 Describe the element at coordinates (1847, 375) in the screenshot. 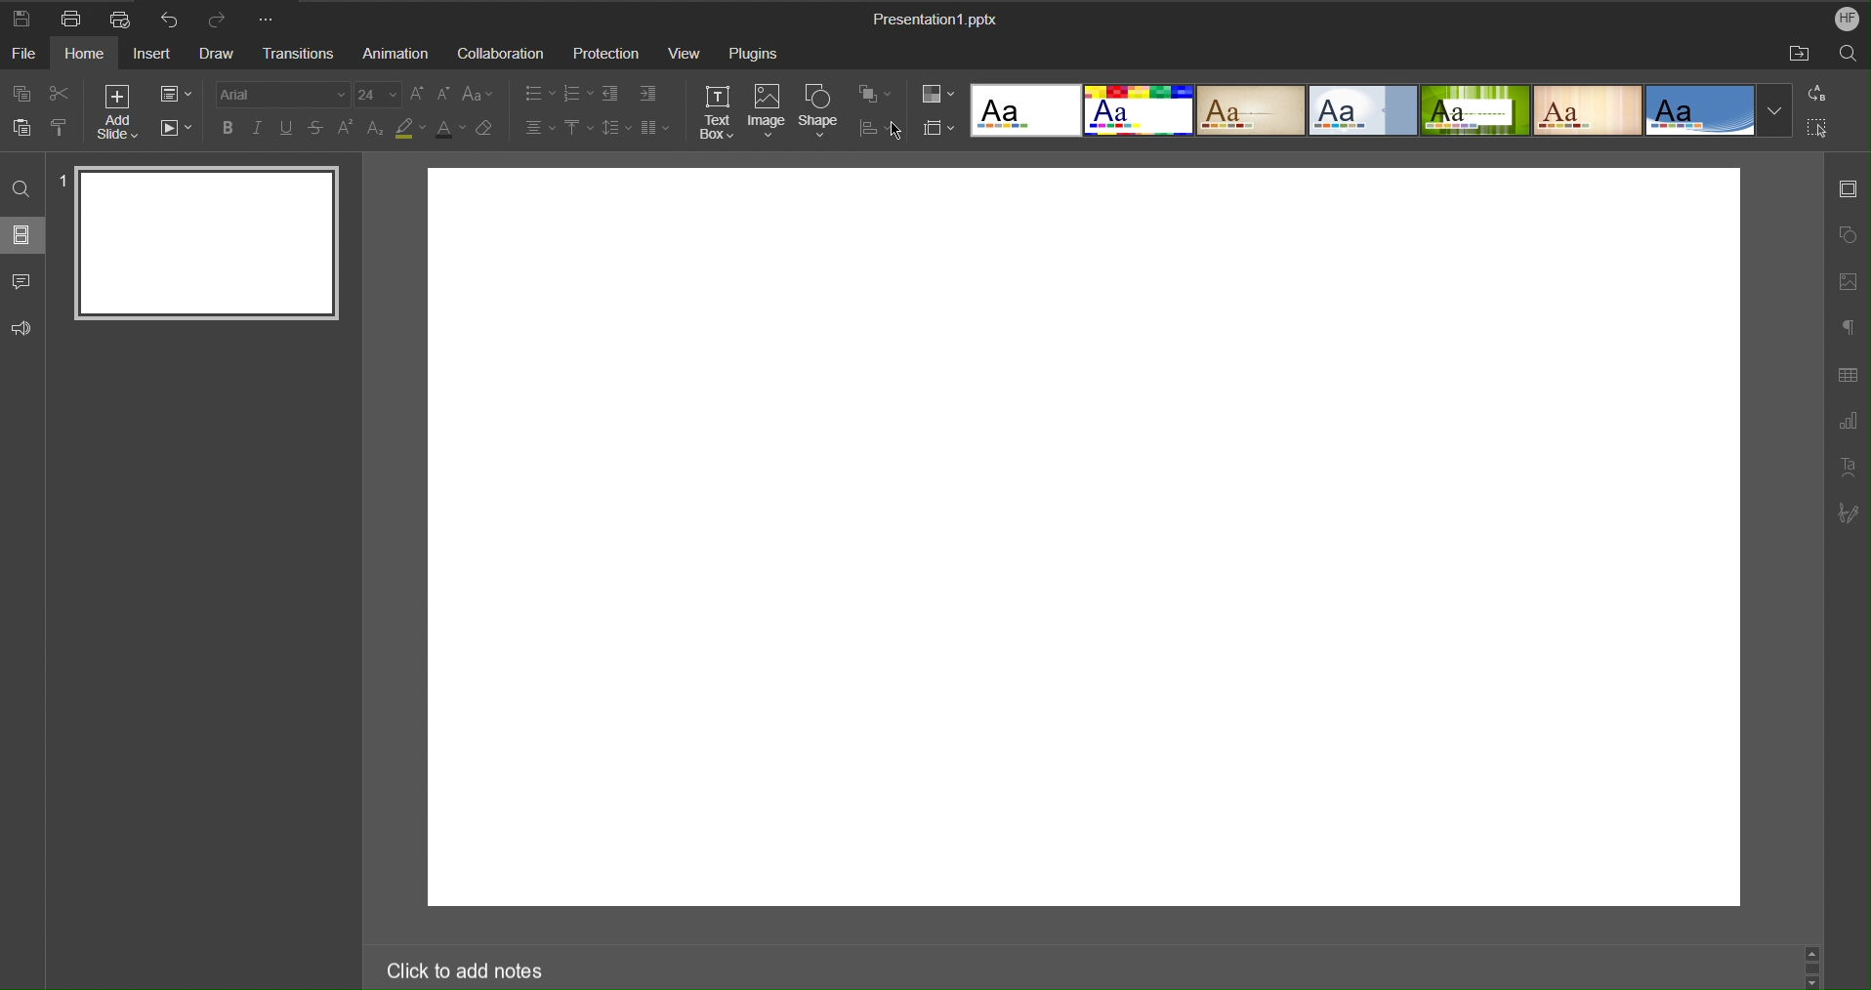

I see `Table` at that location.